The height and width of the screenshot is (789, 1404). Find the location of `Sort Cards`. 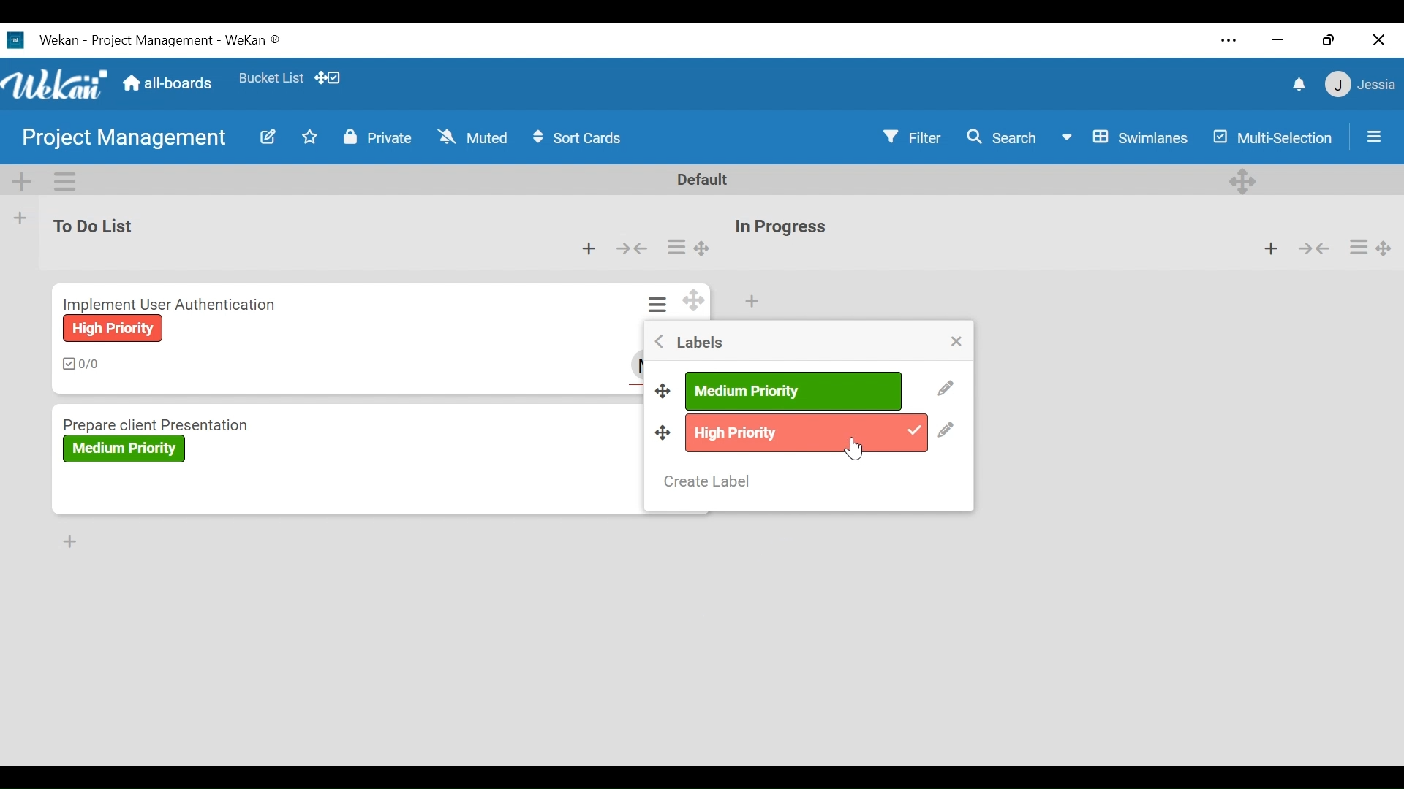

Sort Cards is located at coordinates (581, 137).